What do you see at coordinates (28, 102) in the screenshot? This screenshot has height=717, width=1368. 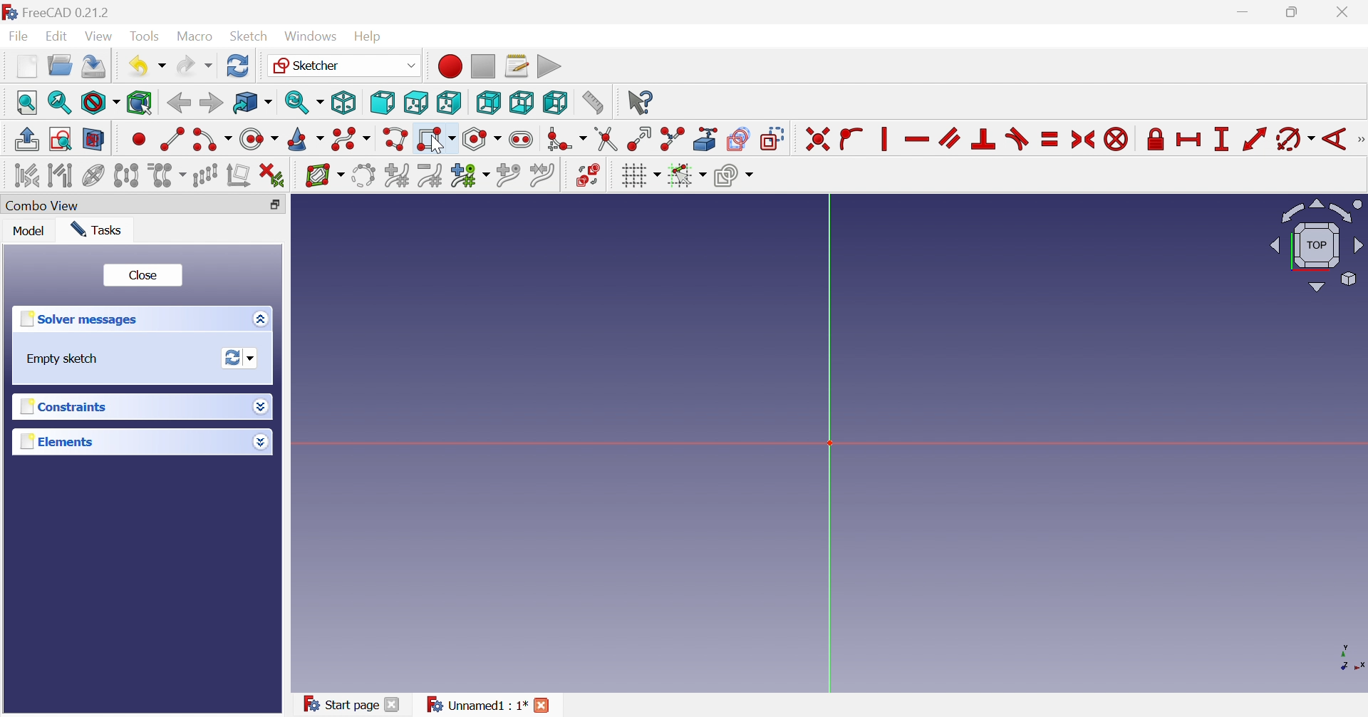 I see `Fit all` at bounding box center [28, 102].